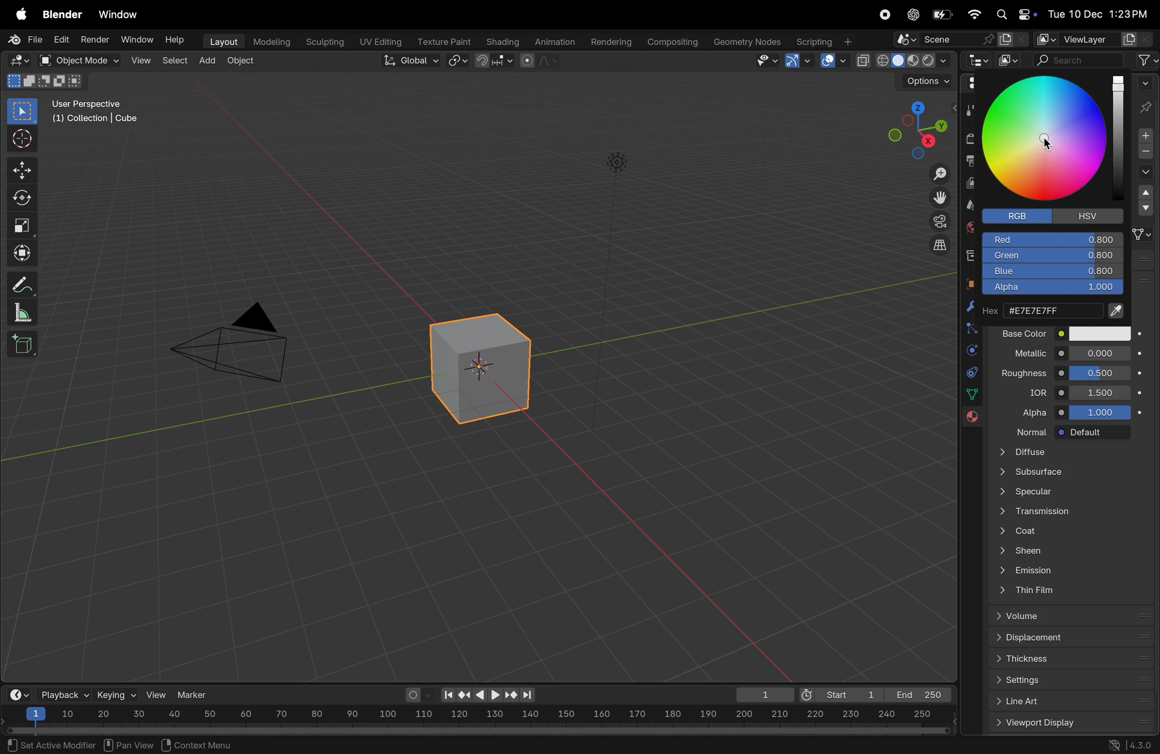 Image resolution: width=1160 pixels, height=754 pixels. What do you see at coordinates (967, 161) in the screenshot?
I see `output` at bounding box center [967, 161].